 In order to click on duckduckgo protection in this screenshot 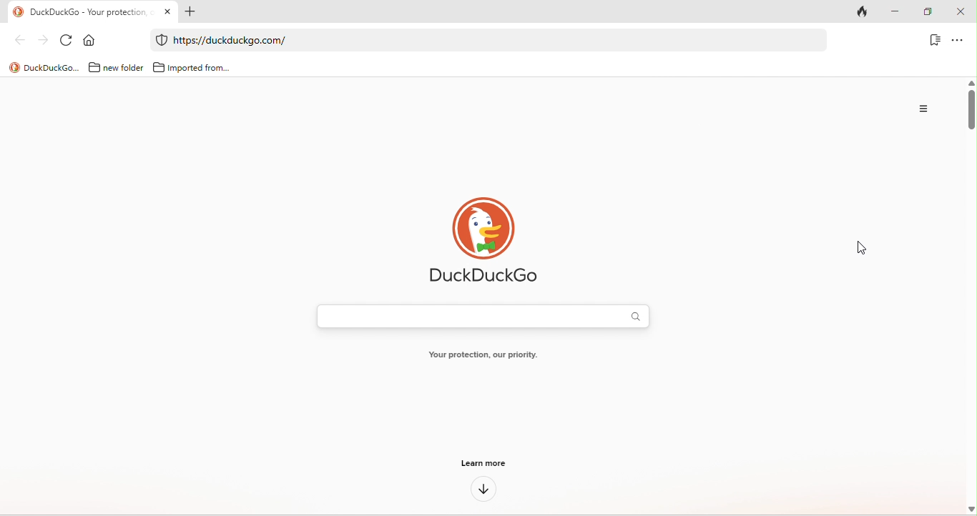, I will do `click(159, 40)`.